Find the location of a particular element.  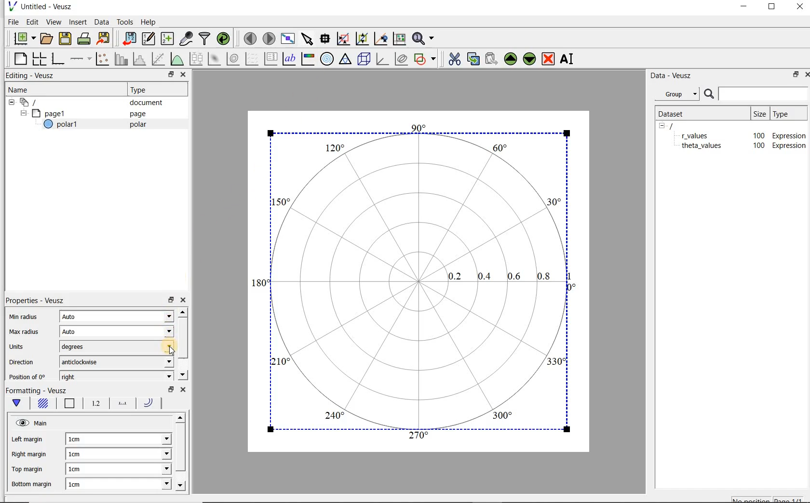

save the document is located at coordinates (67, 39).